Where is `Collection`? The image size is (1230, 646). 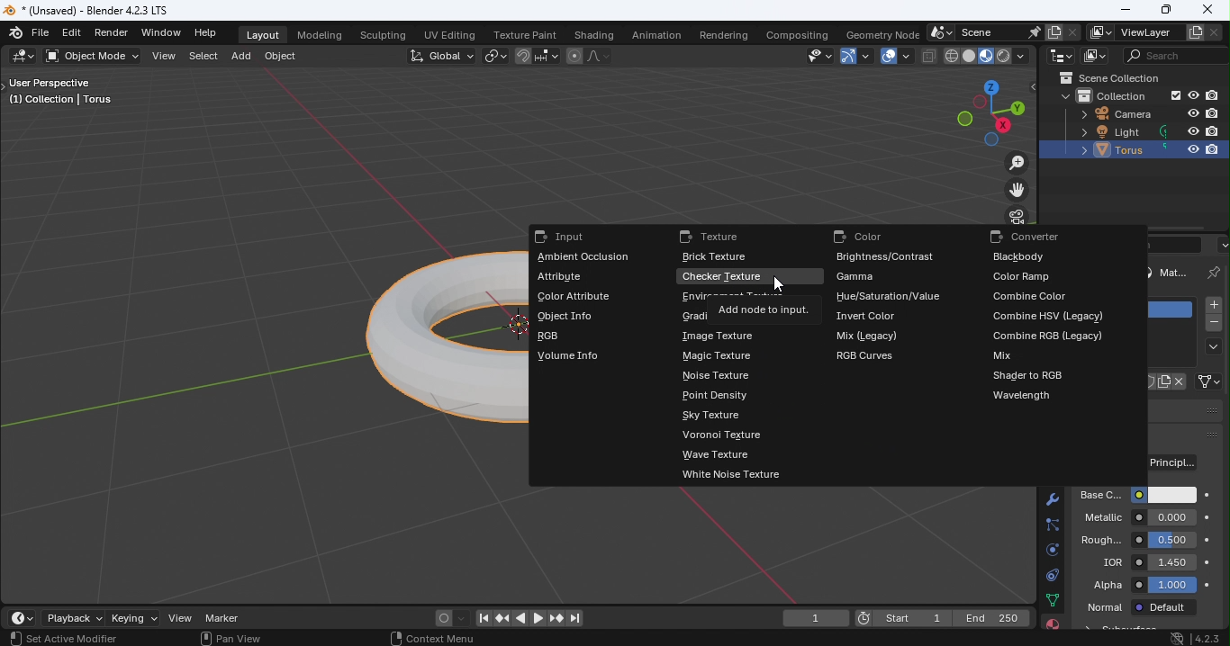 Collection is located at coordinates (1111, 94).